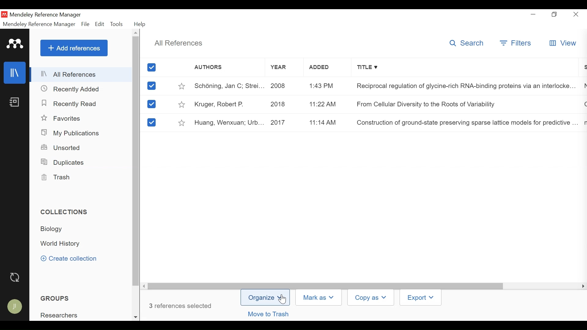 This screenshot has height=330, width=587. What do you see at coordinates (152, 86) in the screenshot?
I see `(un)select` at bounding box center [152, 86].